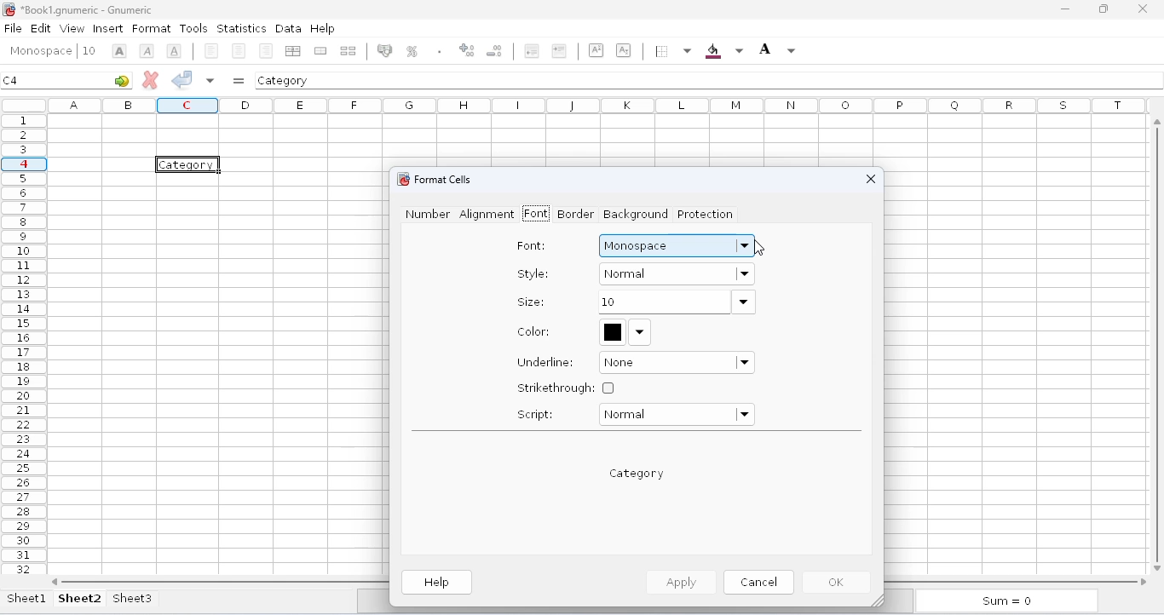 The image size is (1164, 615). Describe the element at coordinates (401, 179) in the screenshot. I see `logo` at that location.